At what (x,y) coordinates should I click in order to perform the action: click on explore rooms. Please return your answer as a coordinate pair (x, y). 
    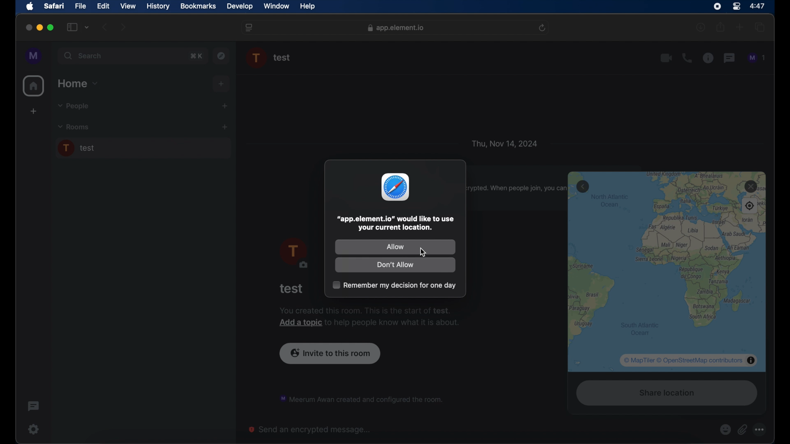
    Looking at the image, I should click on (222, 55).